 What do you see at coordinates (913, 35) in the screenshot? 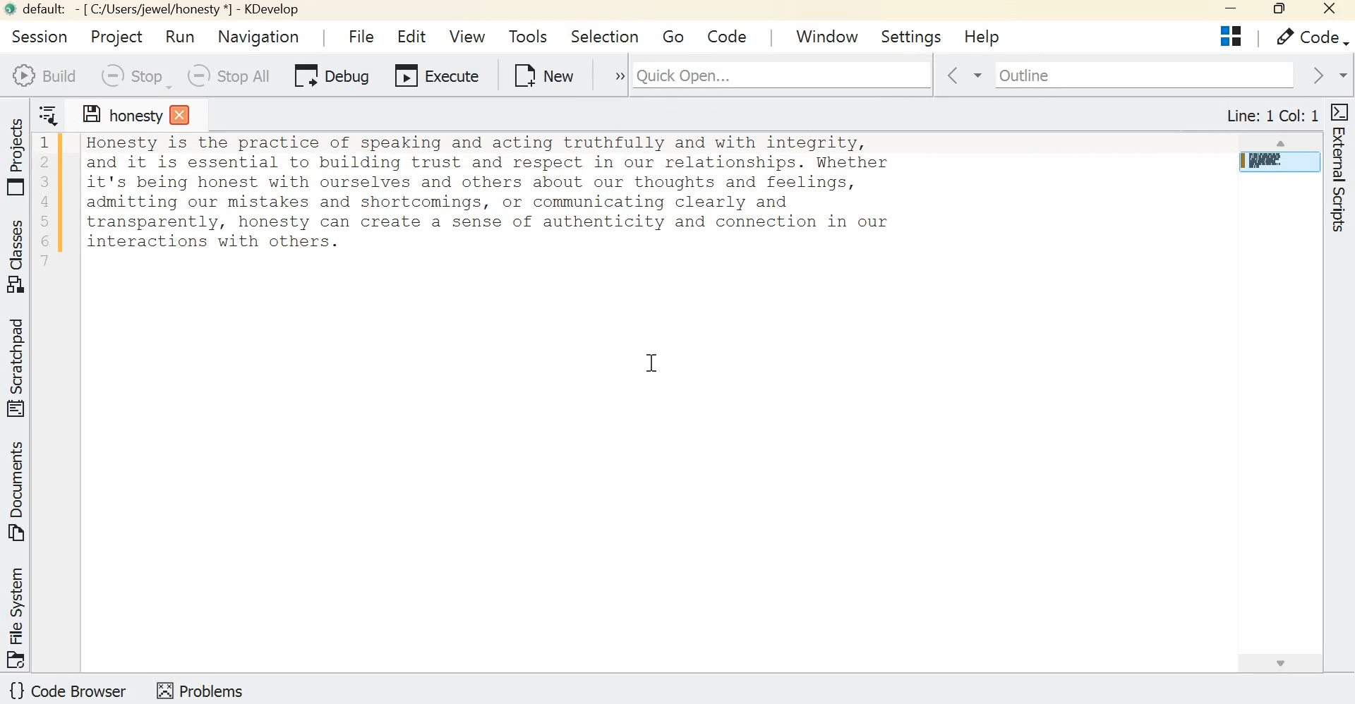
I see `Settings` at bounding box center [913, 35].